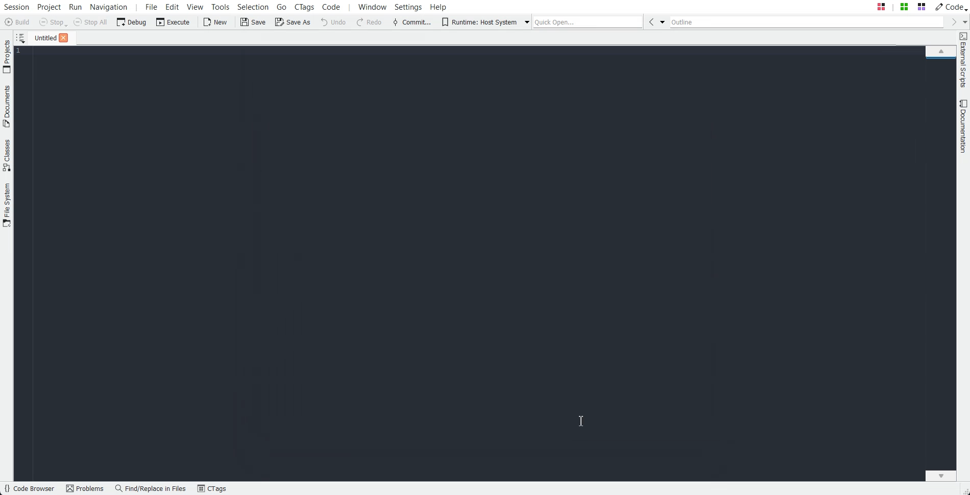 This screenshot has height=495, width=970. I want to click on Stop, so click(53, 22).